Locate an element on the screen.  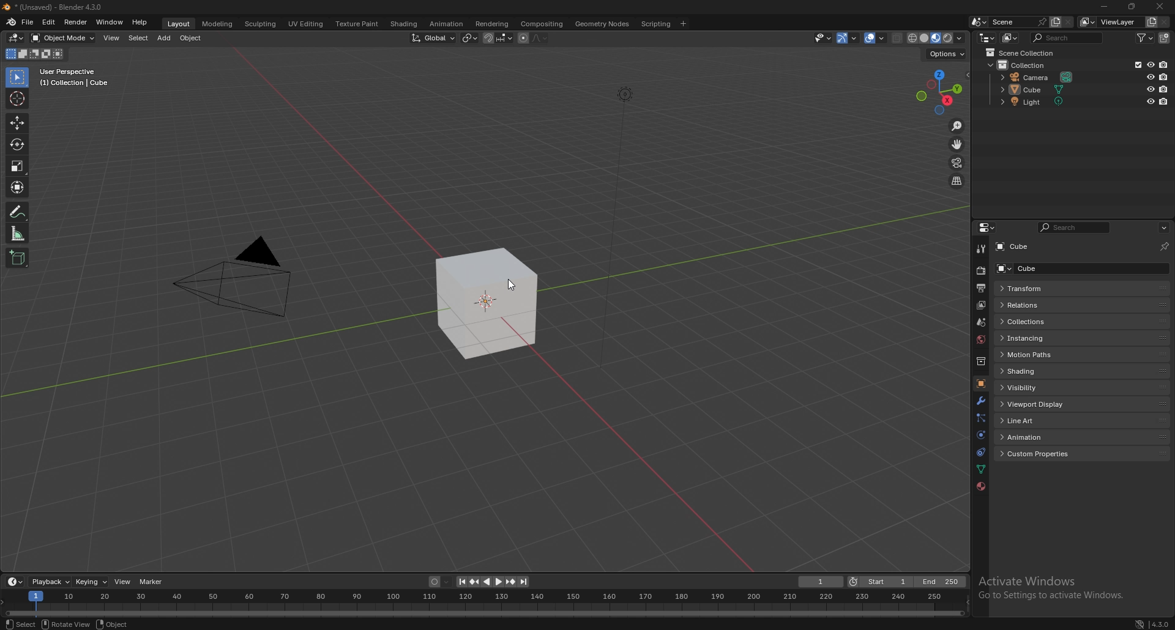
render is located at coordinates (980, 272).